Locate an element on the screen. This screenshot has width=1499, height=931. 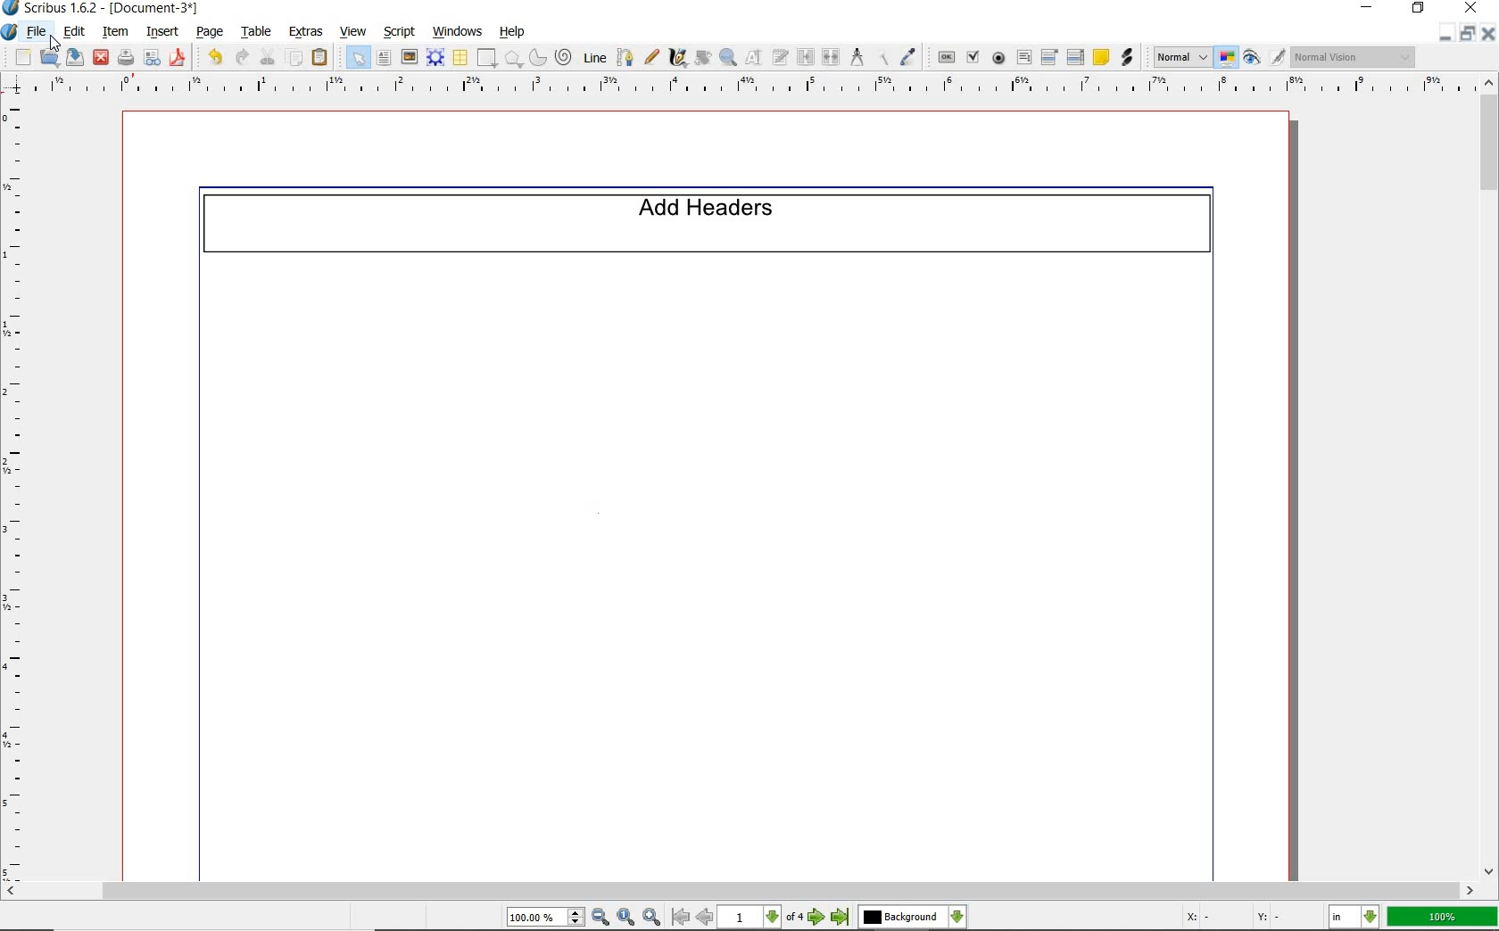
paste is located at coordinates (323, 59).